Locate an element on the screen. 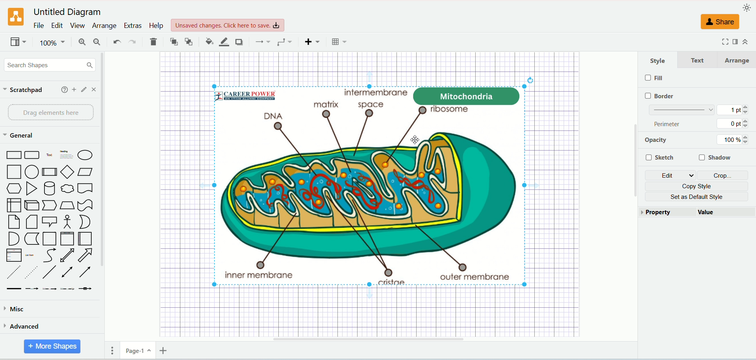 This screenshot has height=360, width=756. delete is located at coordinates (153, 42).